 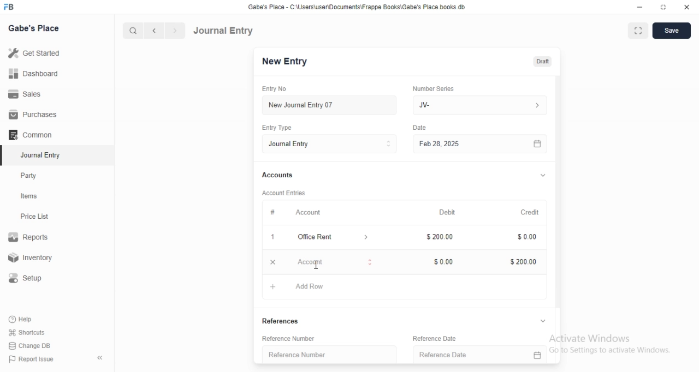 What do you see at coordinates (29, 278) in the screenshot?
I see `Setup` at bounding box center [29, 278].